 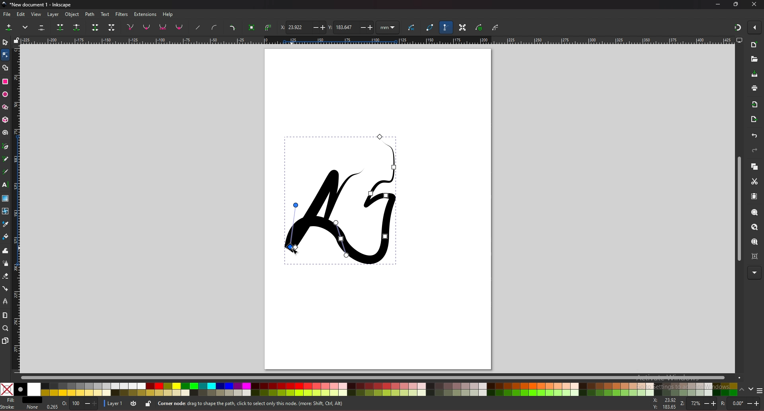 I want to click on path outline, so click(x=430, y=27).